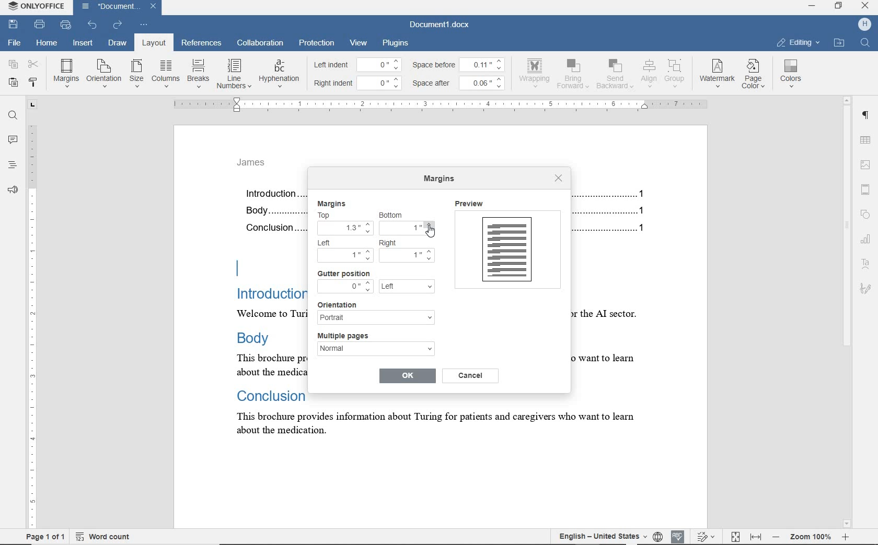 The width and height of the screenshot is (878, 545). What do you see at coordinates (675, 73) in the screenshot?
I see `group` at bounding box center [675, 73].